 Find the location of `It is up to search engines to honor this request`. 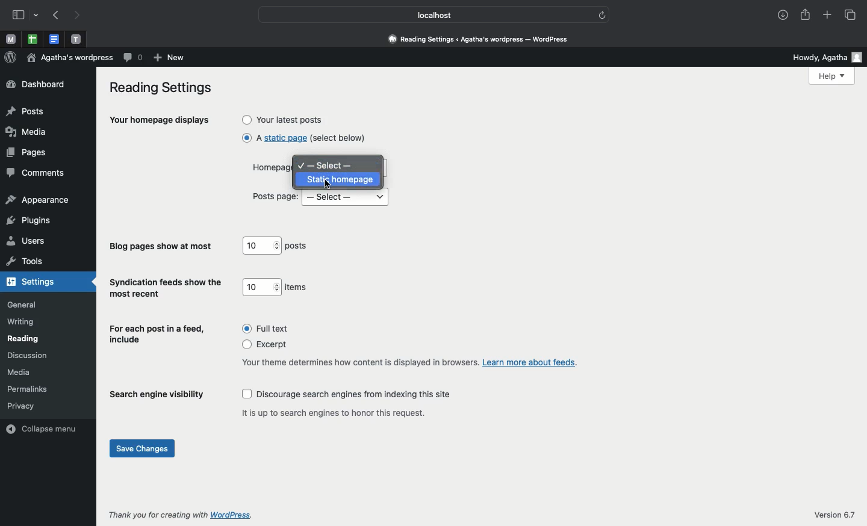

It is up to search engines to honor this request is located at coordinates (338, 412).